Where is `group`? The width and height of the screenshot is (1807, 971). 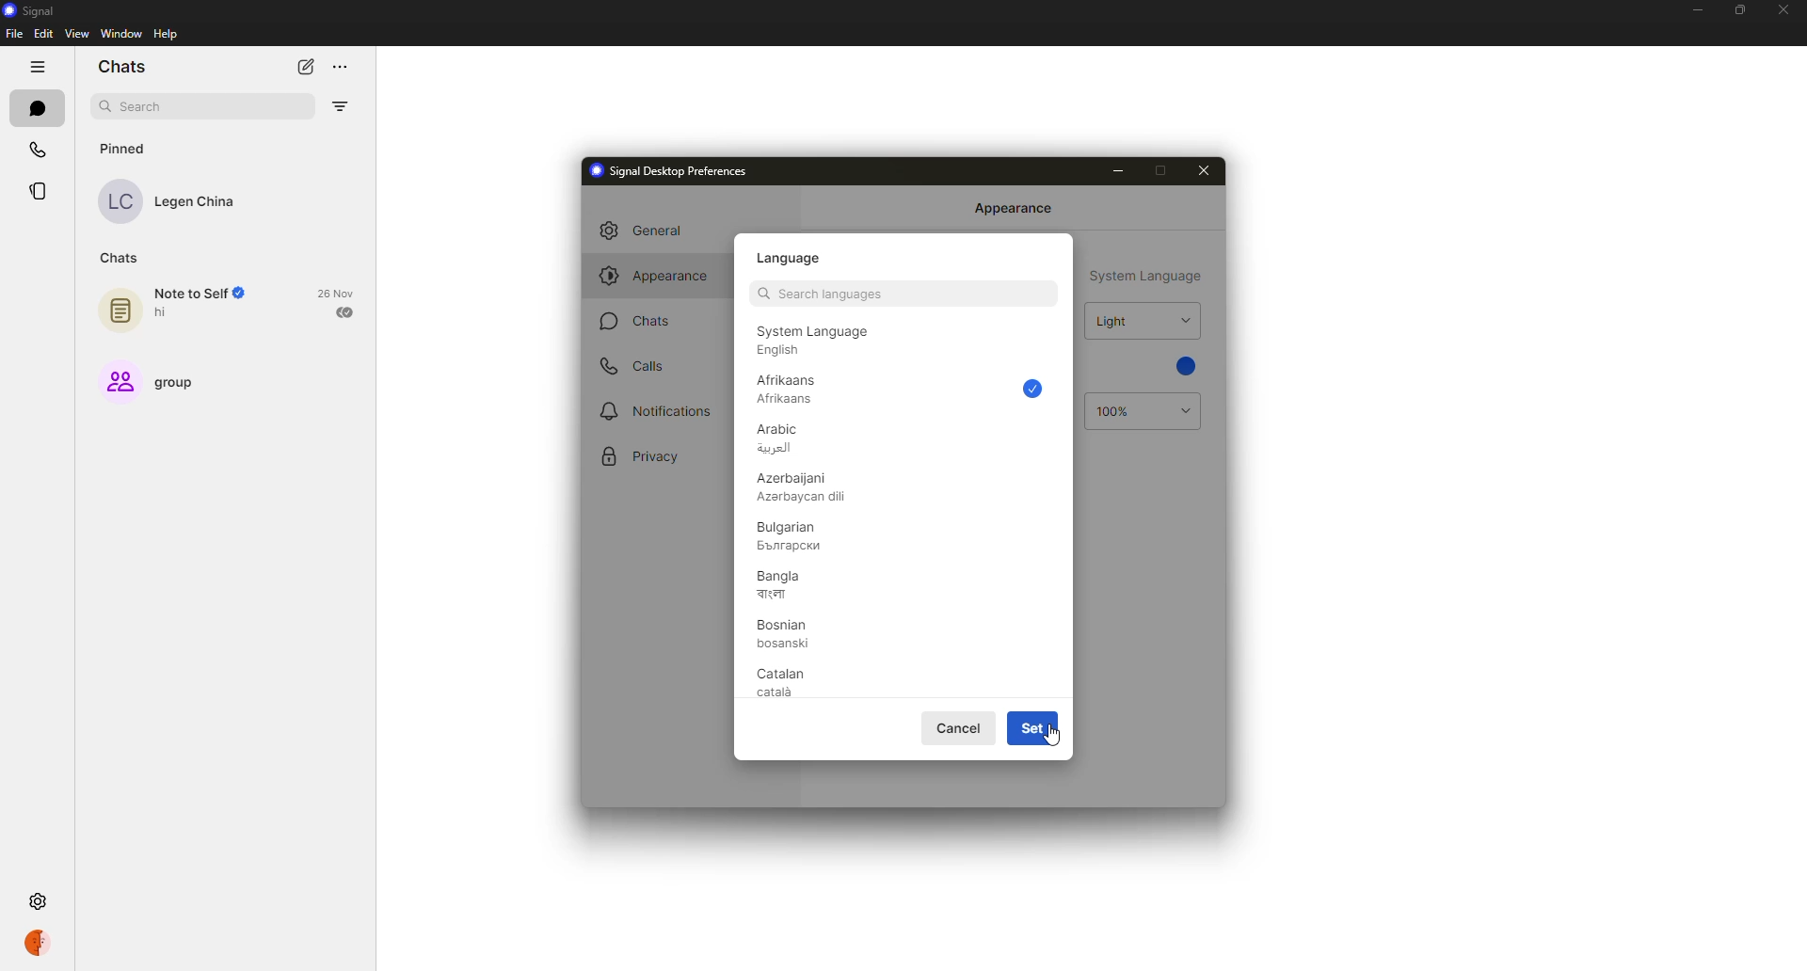 group is located at coordinates (150, 380).